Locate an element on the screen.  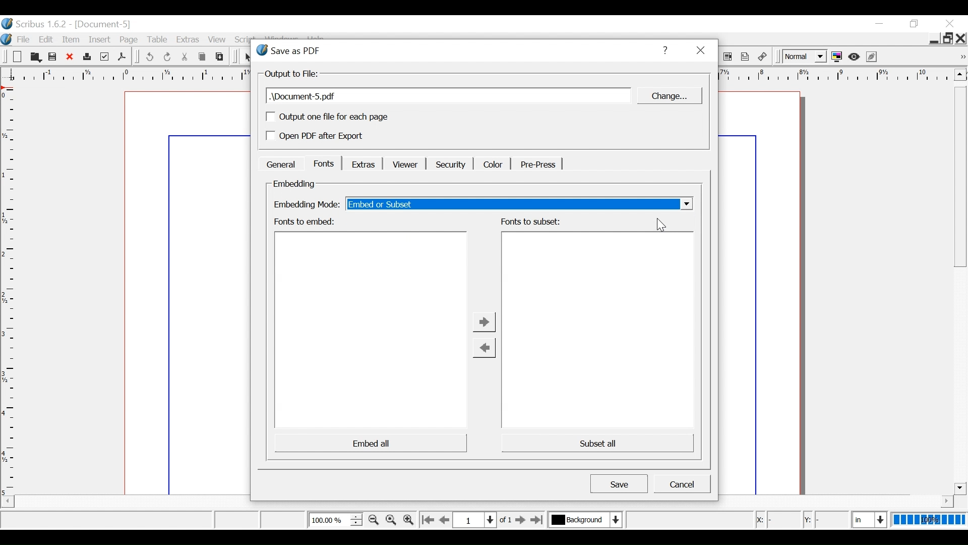
Restore is located at coordinates (947, 38).